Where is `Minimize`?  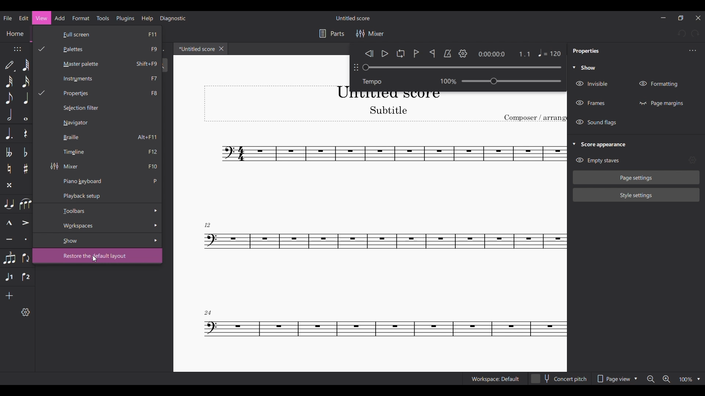 Minimize is located at coordinates (663, 18).